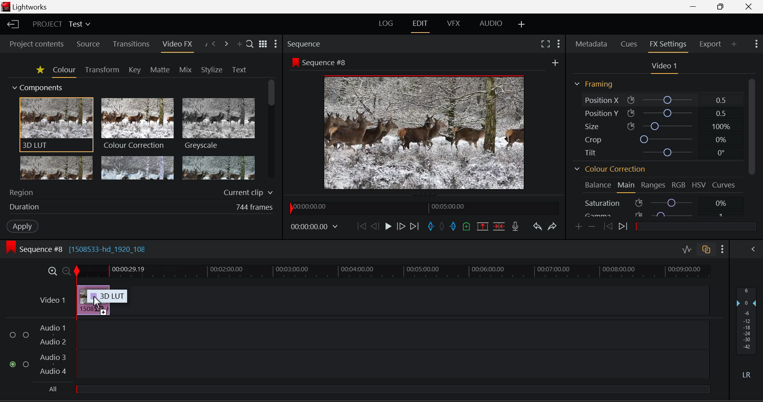  I want to click on Search, so click(249, 42).